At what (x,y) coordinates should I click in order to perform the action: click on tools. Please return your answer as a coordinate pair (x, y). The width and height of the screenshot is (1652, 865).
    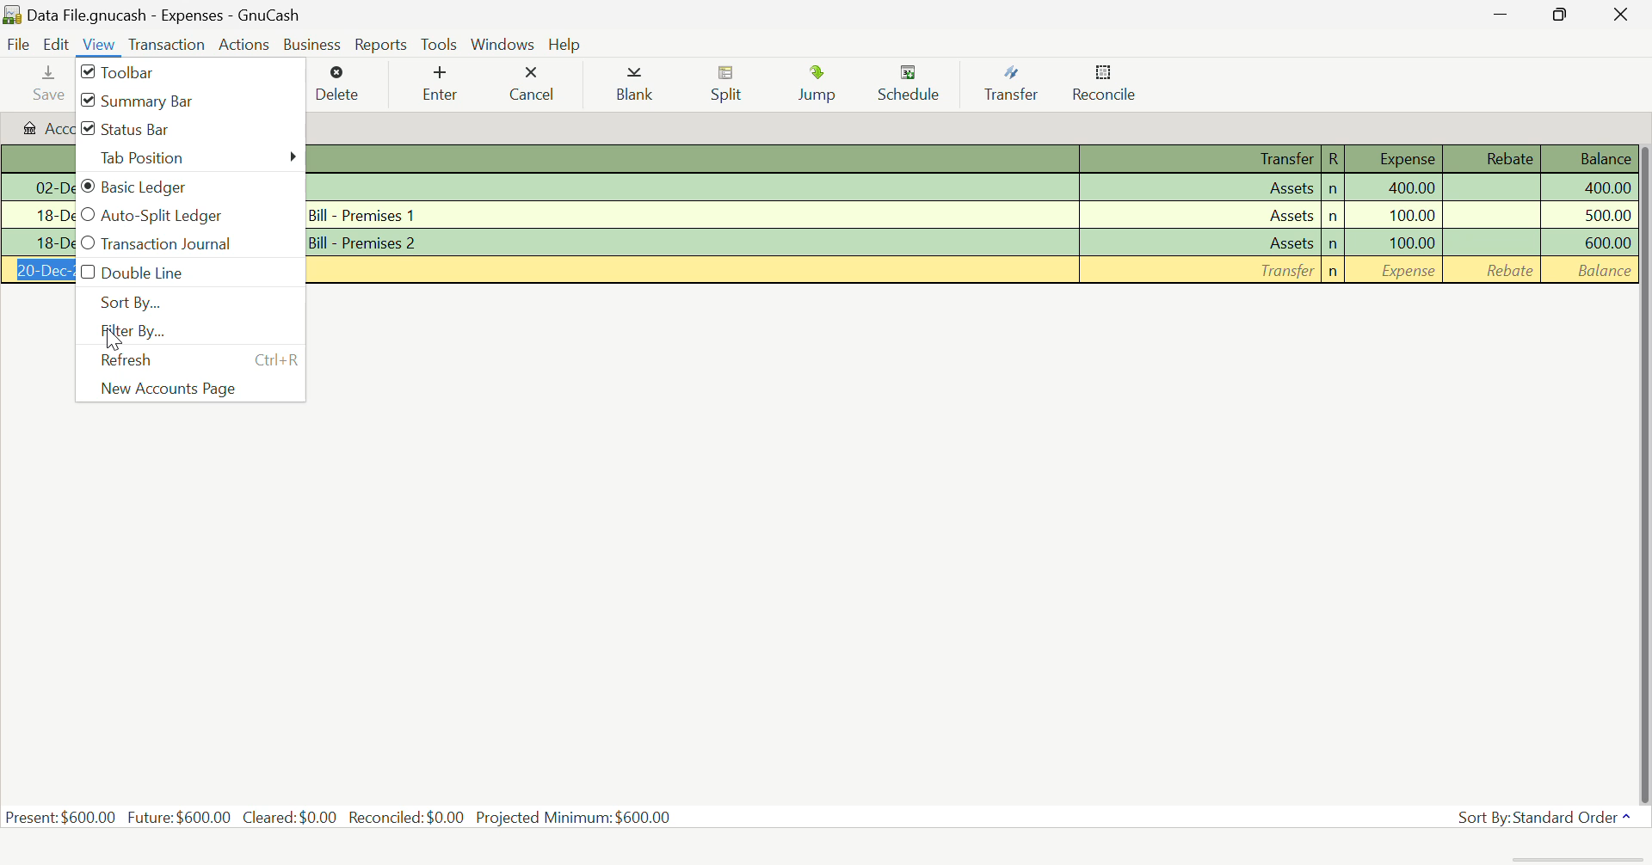
    Looking at the image, I should click on (439, 45).